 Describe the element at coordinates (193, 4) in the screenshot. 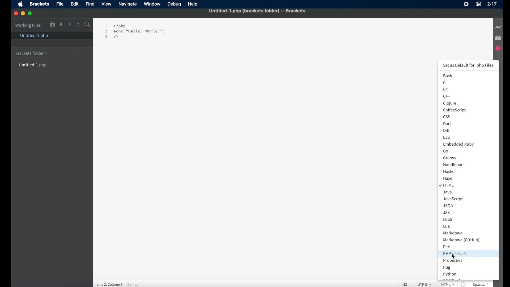

I see `help` at that location.